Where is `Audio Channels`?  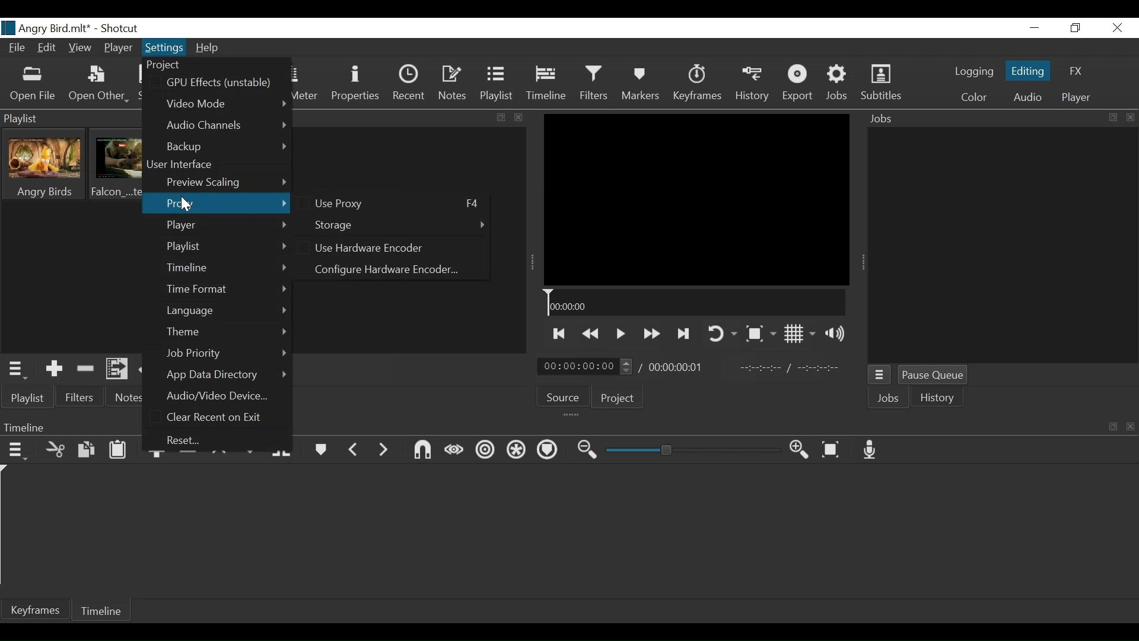
Audio Channels is located at coordinates (225, 126).